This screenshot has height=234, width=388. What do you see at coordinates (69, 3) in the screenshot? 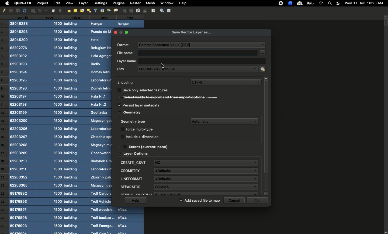
I see `View` at bounding box center [69, 3].